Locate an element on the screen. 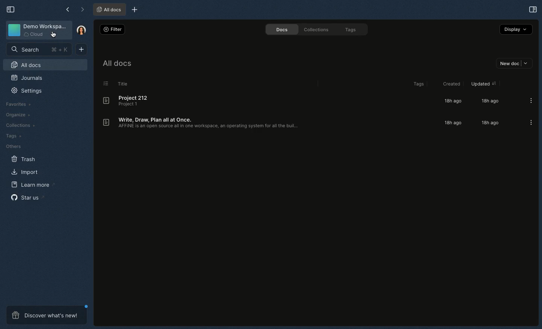 The width and height of the screenshot is (542, 329). Settings is located at coordinates (25, 91).